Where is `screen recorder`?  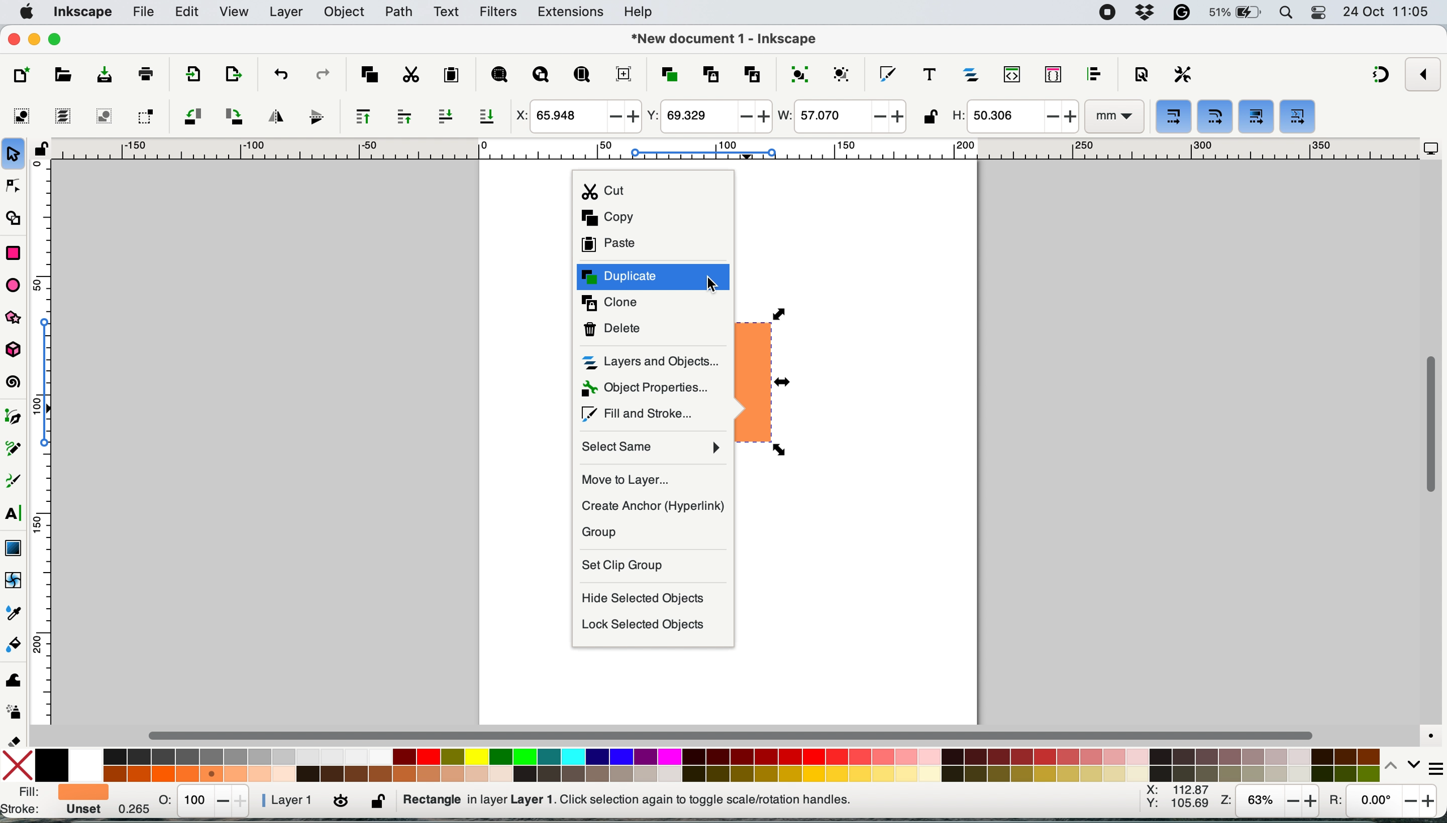
screen recorder is located at coordinates (1107, 12).